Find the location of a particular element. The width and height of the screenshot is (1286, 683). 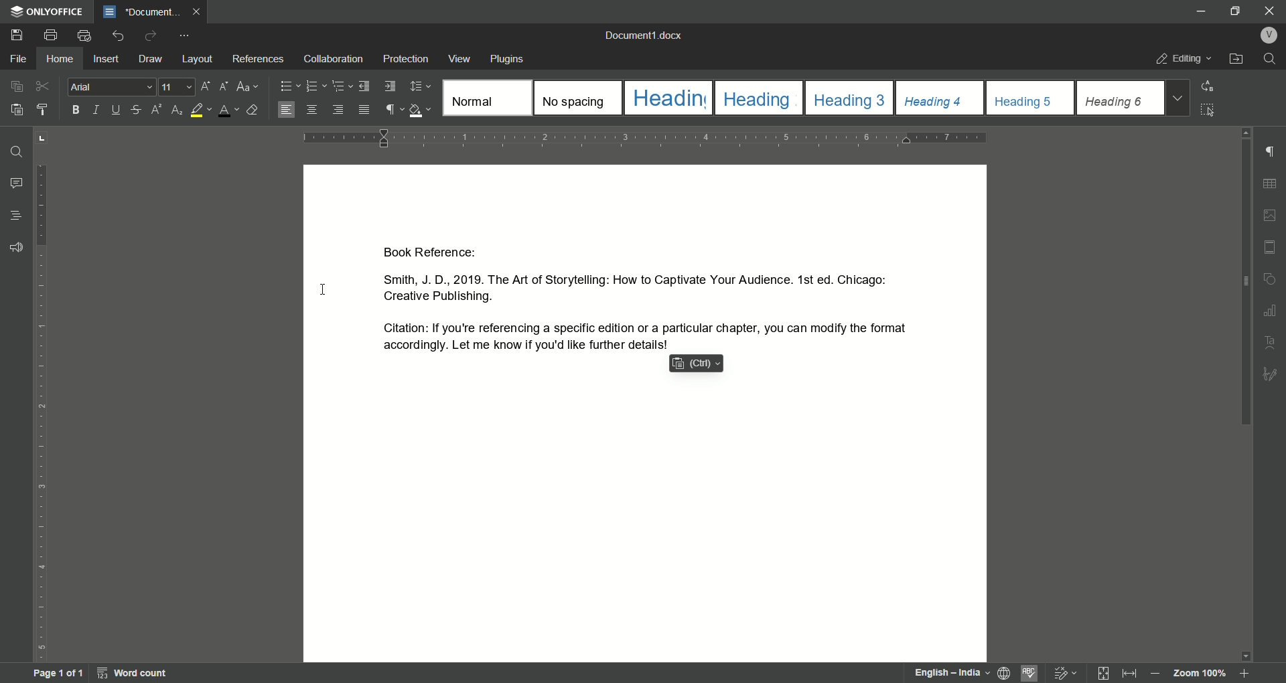

fit to page is located at coordinates (1099, 673).